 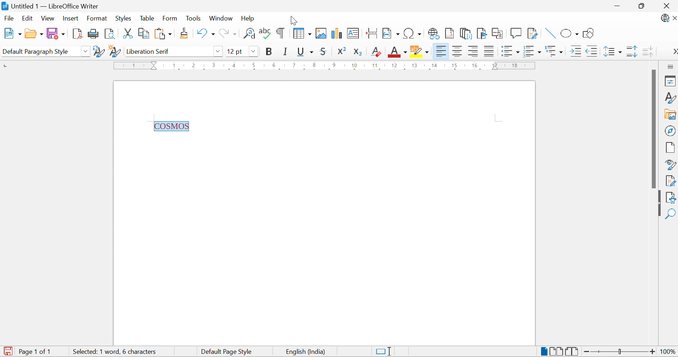 What do you see at coordinates (33, 33) in the screenshot?
I see `Open` at bounding box center [33, 33].